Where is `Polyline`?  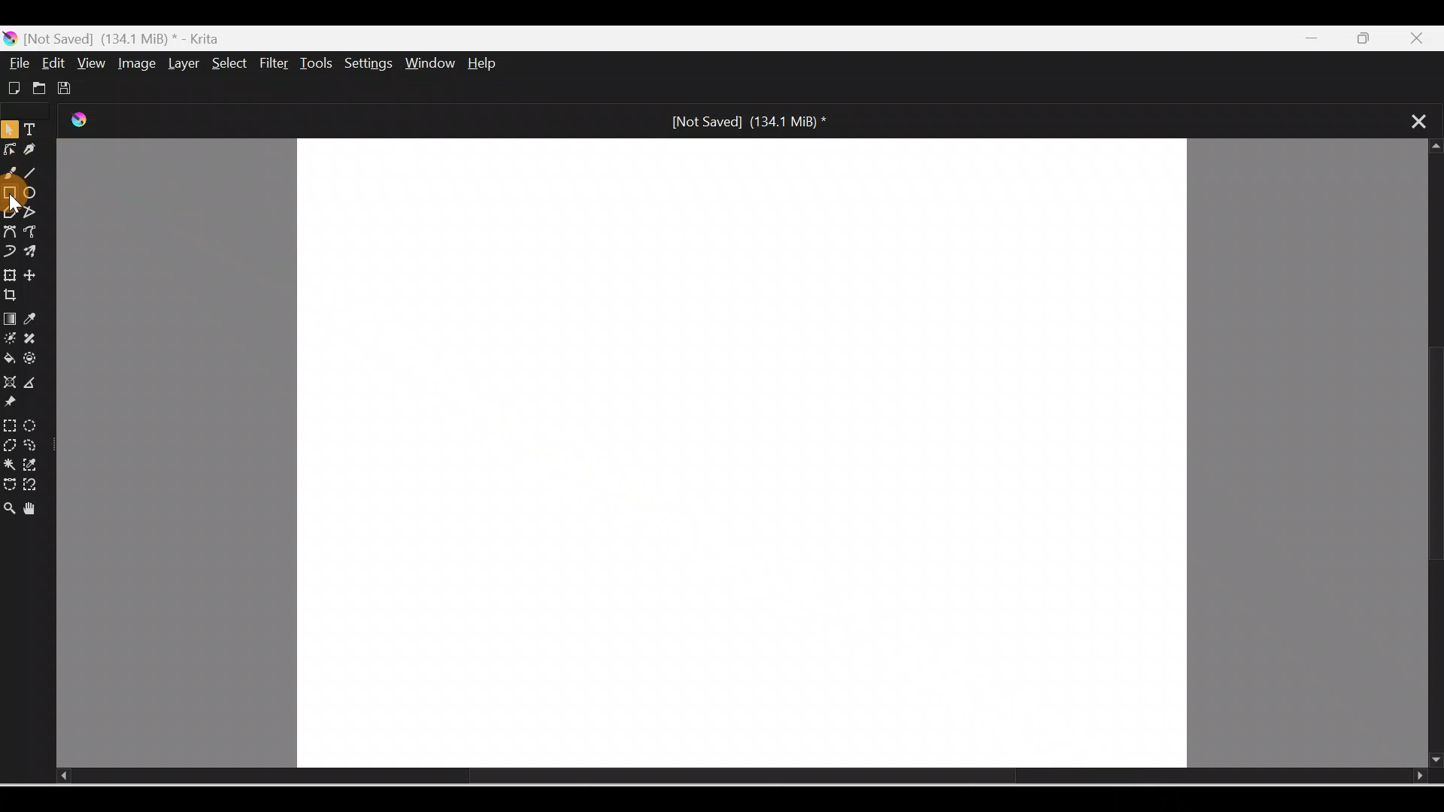
Polyline is located at coordinates (32, 211).